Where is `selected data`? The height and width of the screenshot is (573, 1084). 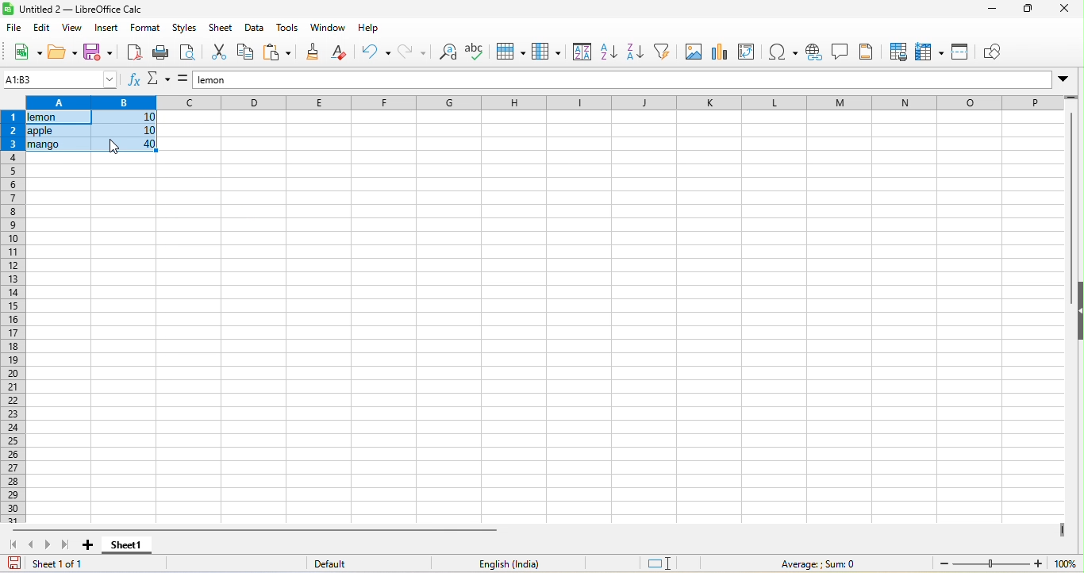 selected data is located at coordinates (92, 132).